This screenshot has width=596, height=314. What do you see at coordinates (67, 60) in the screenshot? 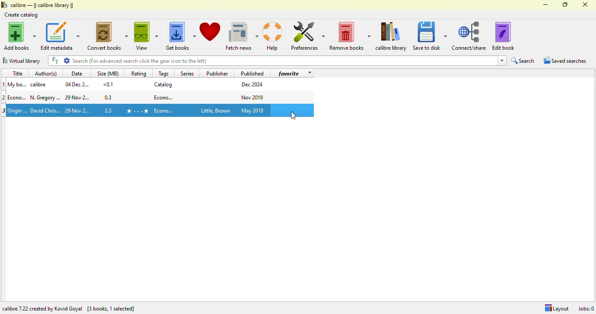
I see `settings` at bounding box center [67, 60].